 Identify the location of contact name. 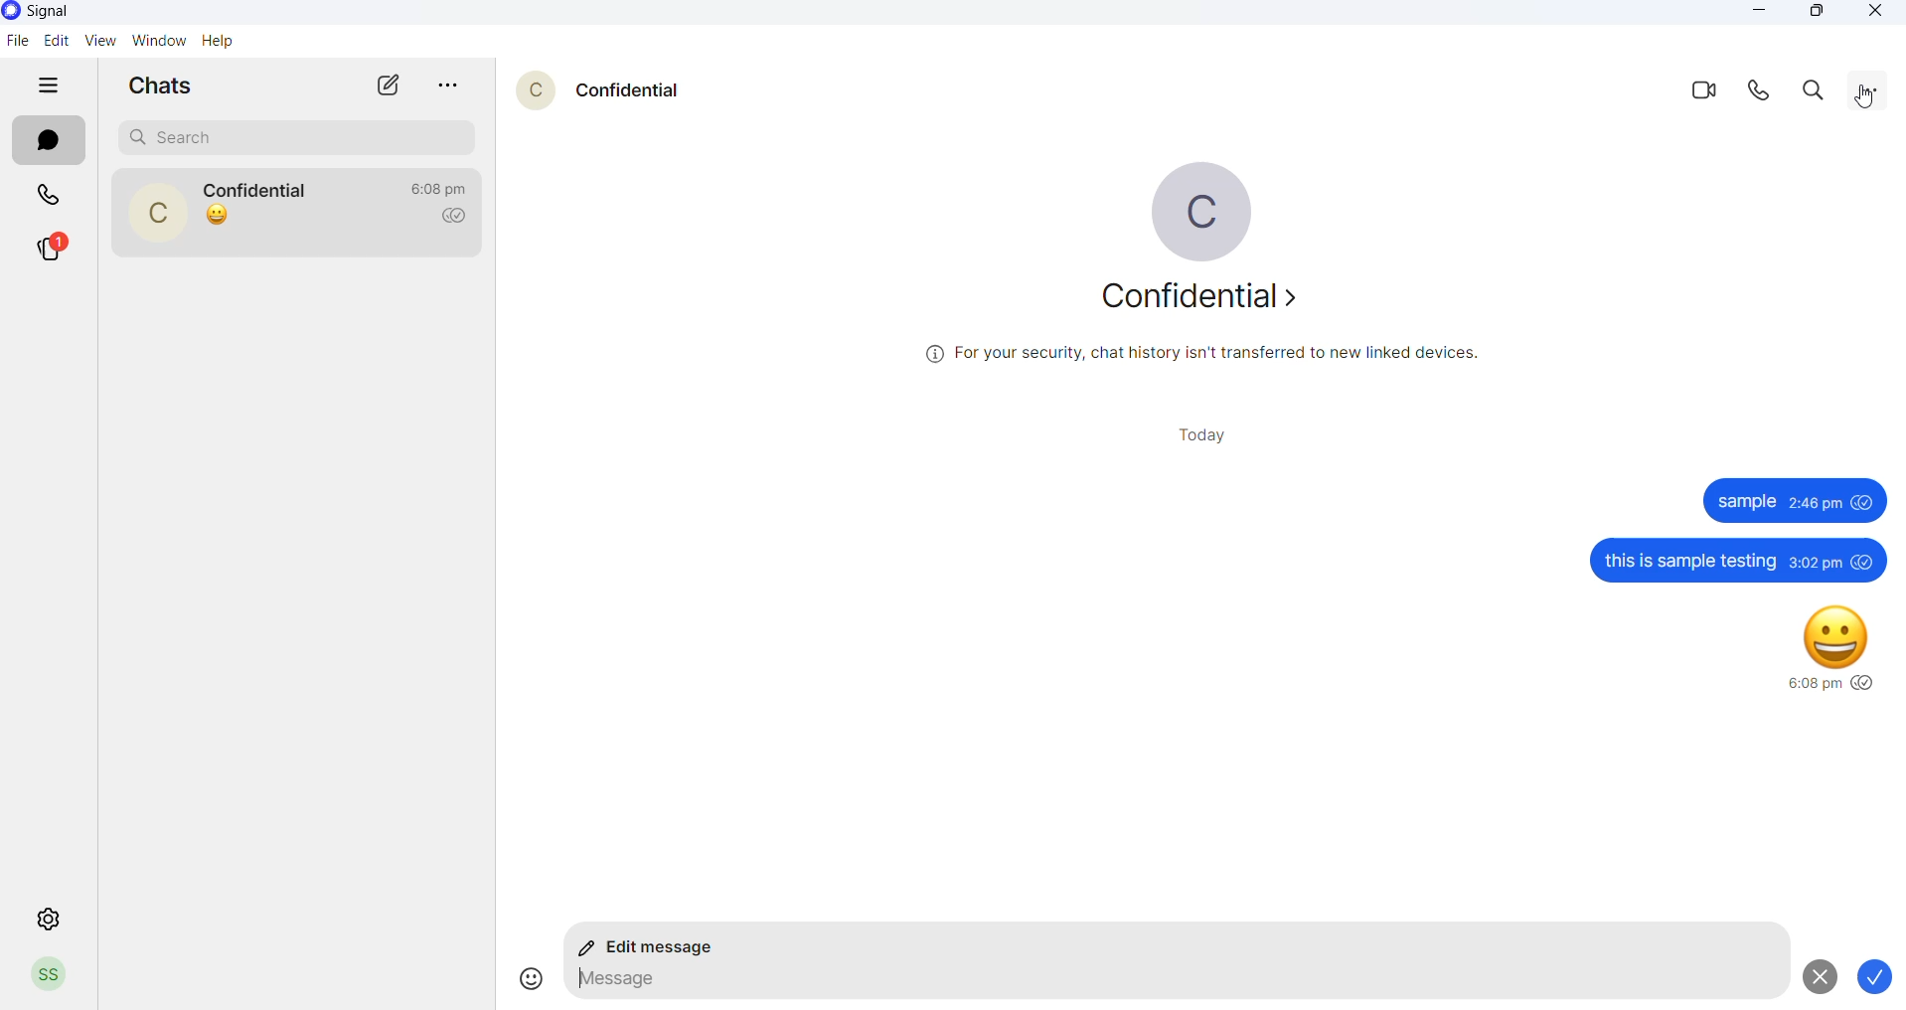
(262, 188).